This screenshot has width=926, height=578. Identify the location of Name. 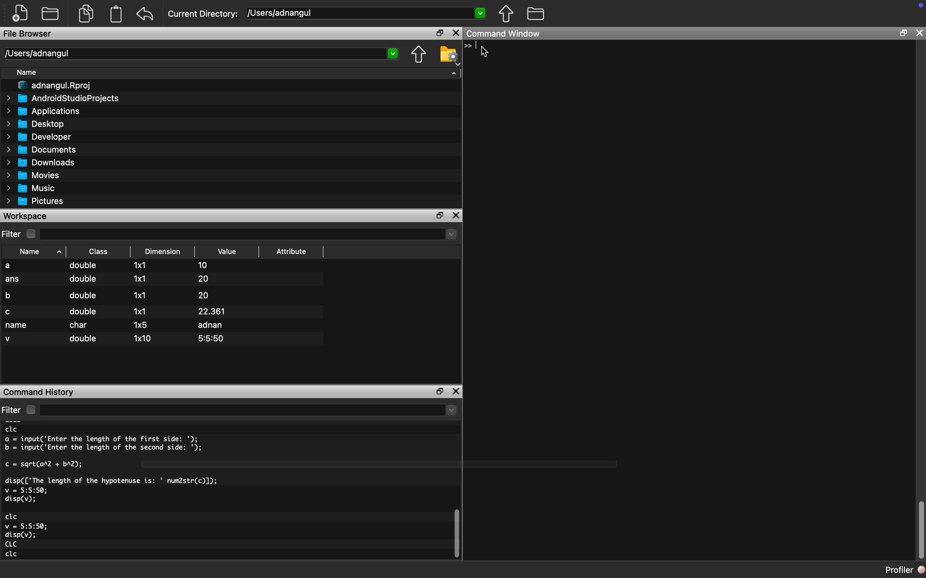
(35, 250).